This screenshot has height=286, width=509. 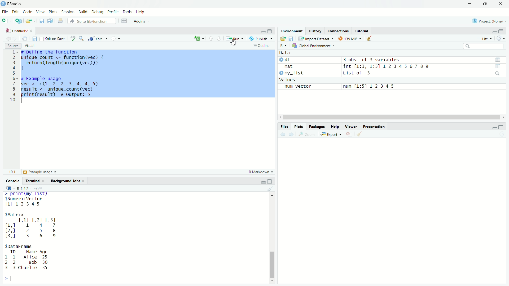 I want to click on cursor, so click(x=233, y=43).